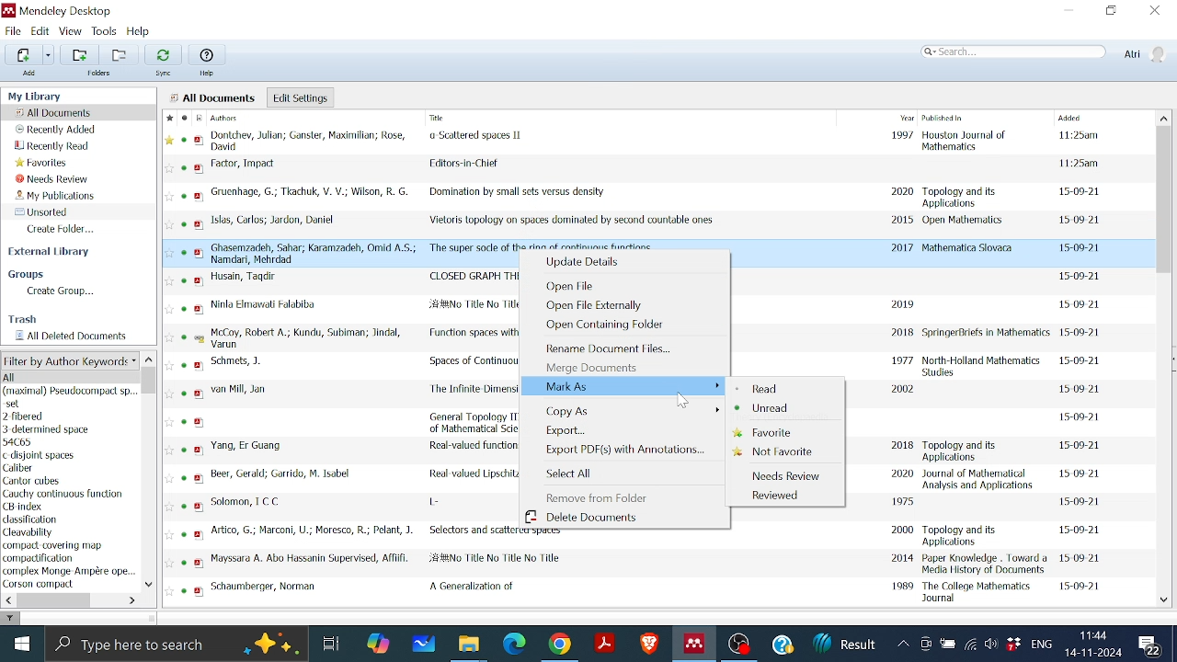 The image size is (1177, 662). What do you see at coordinates (1164, 118) in the screenshot?
I see `Move up in All files` at bounding box center [1164, 118].